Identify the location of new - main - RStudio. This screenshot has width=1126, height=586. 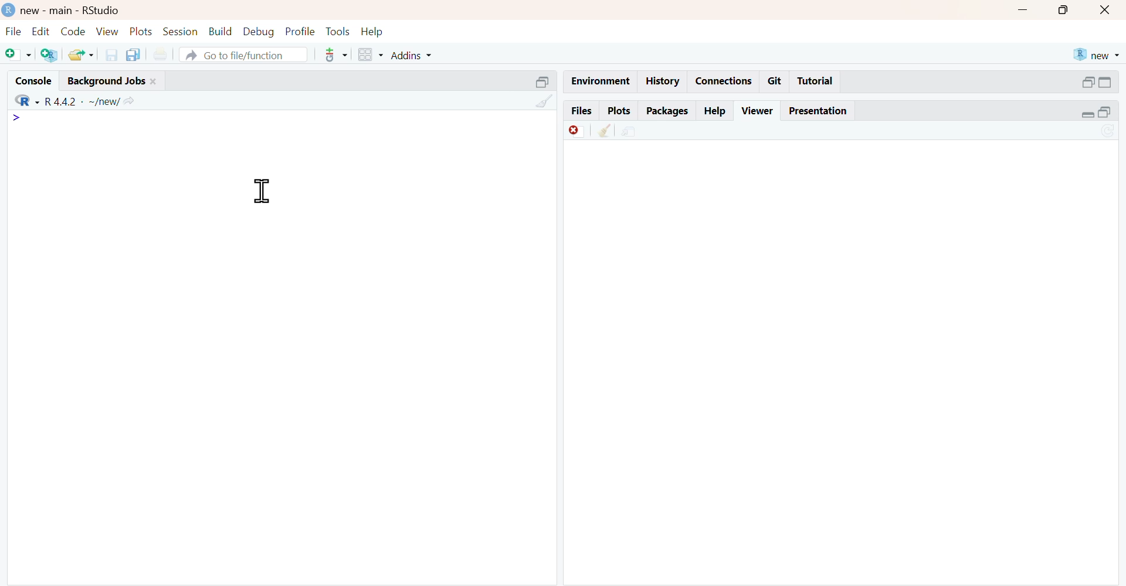
(72, 11).